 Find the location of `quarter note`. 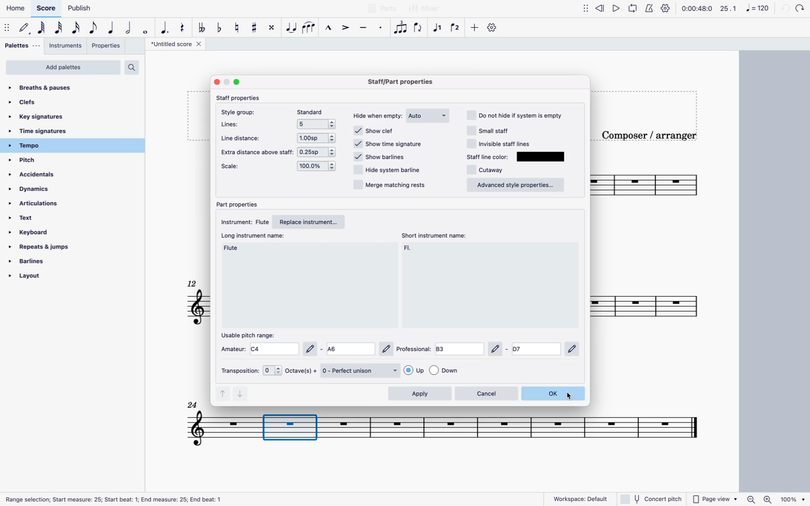

quarter note is located at coordinates (112, 28).